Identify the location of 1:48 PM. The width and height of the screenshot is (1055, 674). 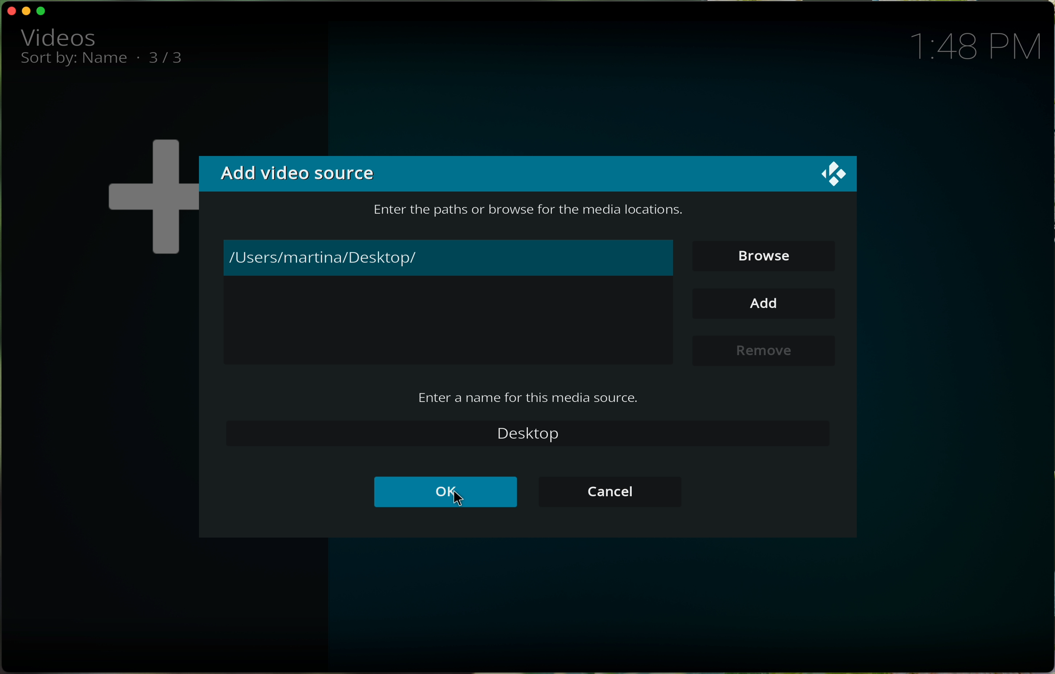
(982, 45).